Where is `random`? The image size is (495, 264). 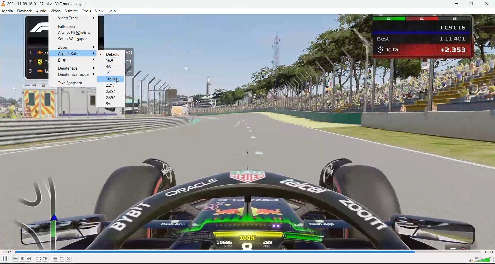 random is located at coordinates (71, 258).